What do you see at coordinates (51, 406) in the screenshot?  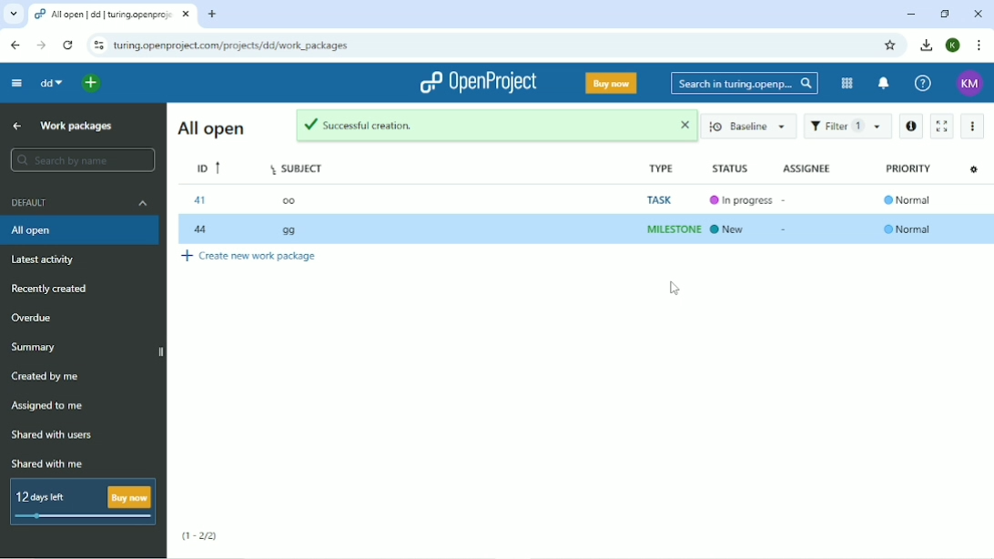 I see `Assigned to me` at bounding box center [51, 406].